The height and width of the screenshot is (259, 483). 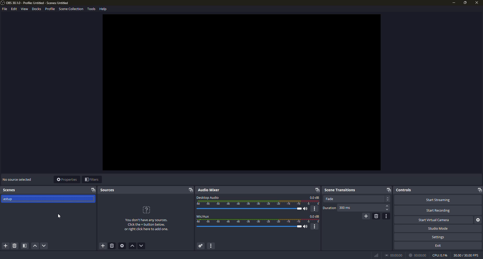 What do you see at coordinates (306, 227) in the screenshot?
I see `mute` at bounding box center [306, 227].